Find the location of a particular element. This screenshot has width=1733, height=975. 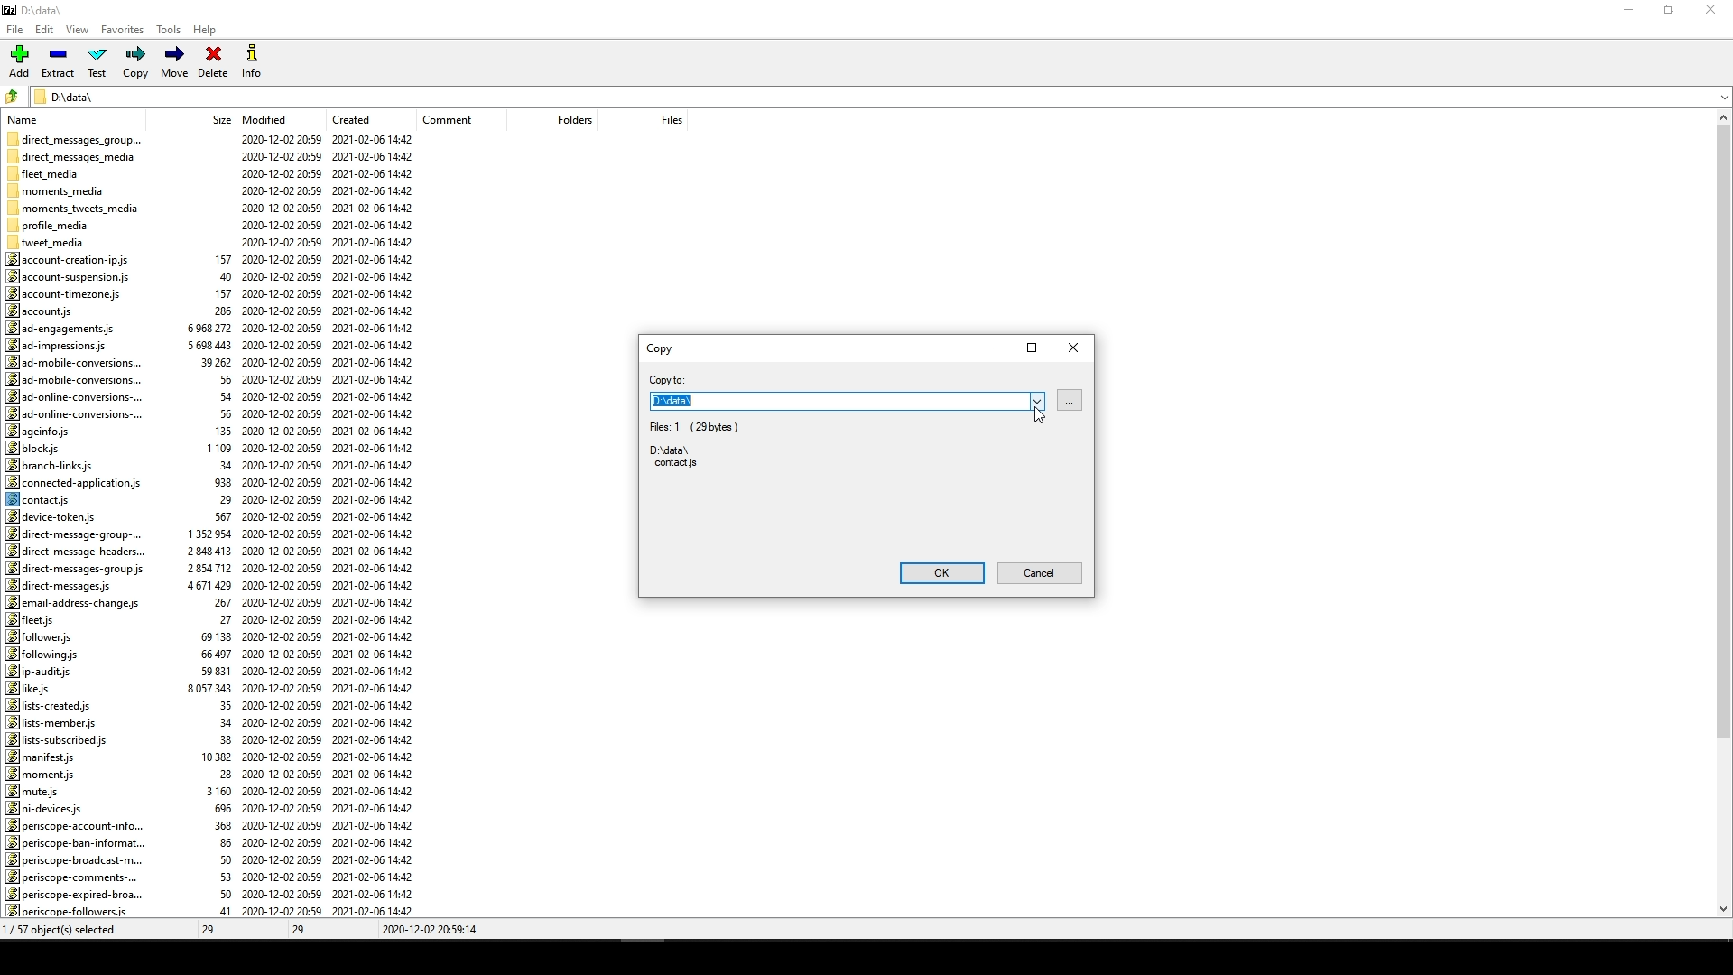

D:\data\ is located at coordinates (69, 96).